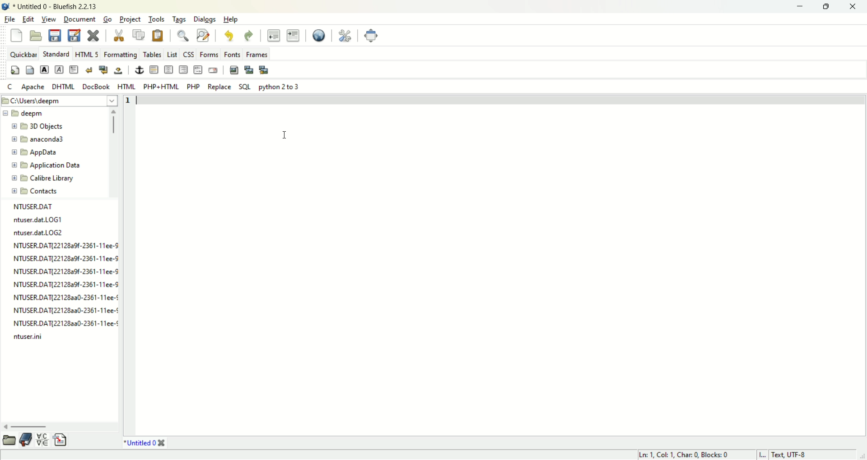  I want to click on anchor, so click(139, 69).